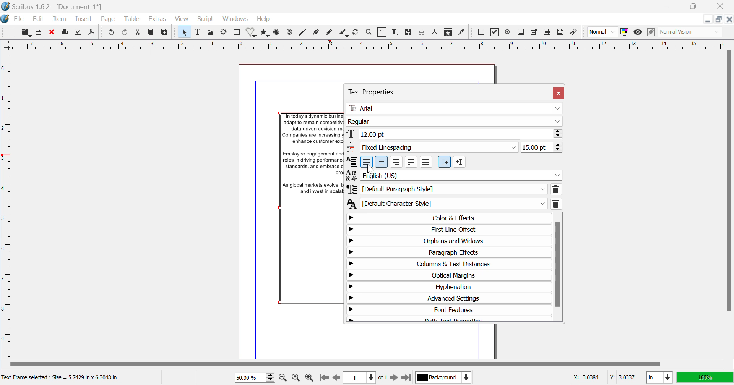  Describe the element at coordinates (254, 377) in the screenshot. I see `Zoom 50%` at that location.